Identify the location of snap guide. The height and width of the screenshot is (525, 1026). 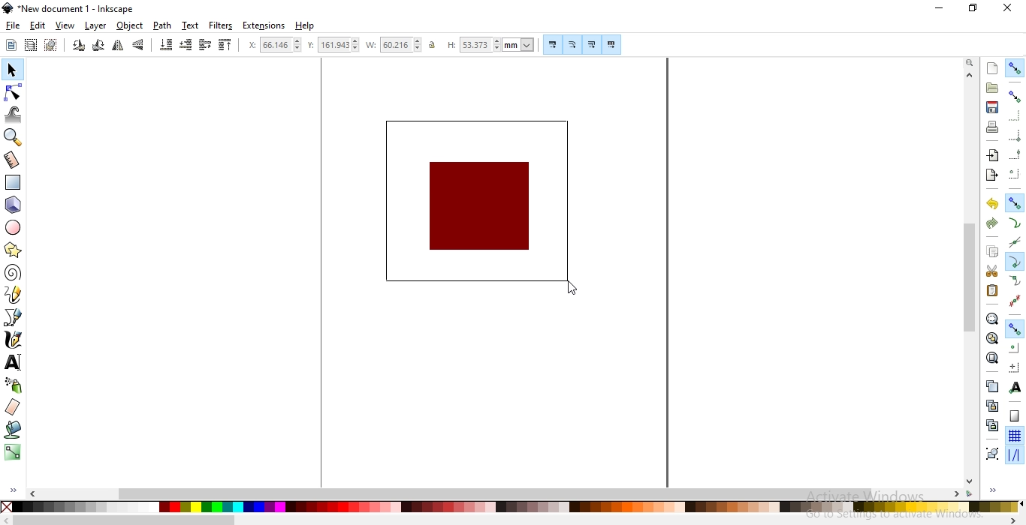
(1015, 455).